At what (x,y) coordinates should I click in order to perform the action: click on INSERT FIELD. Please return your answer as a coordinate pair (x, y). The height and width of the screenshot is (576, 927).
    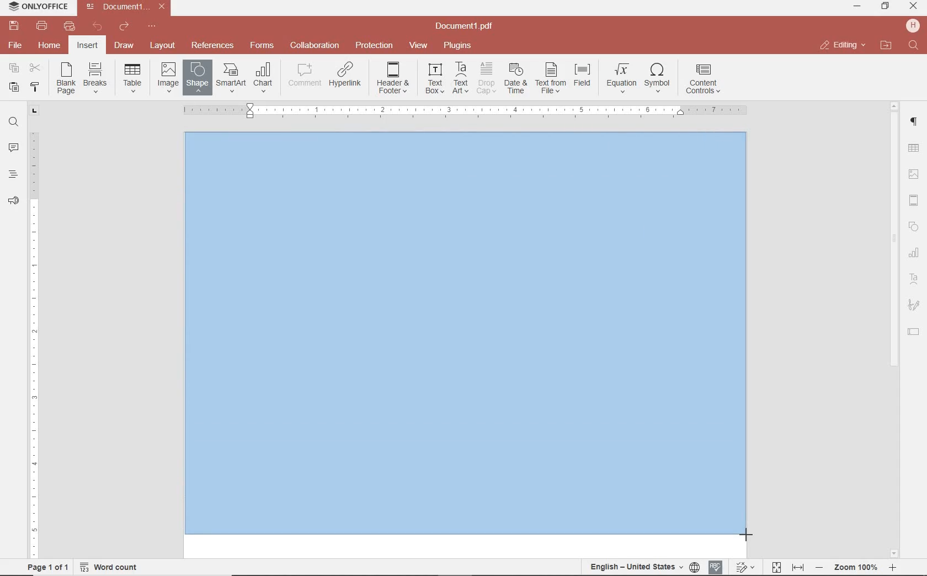
    Looking at the image, I should click on (583, 75).